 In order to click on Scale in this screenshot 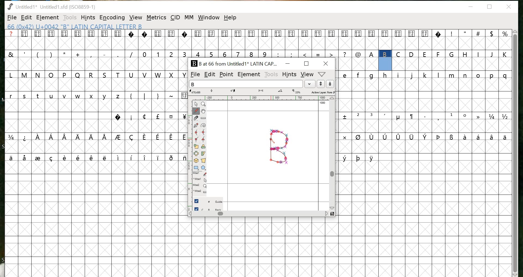, I will do `click(196, 147)`.